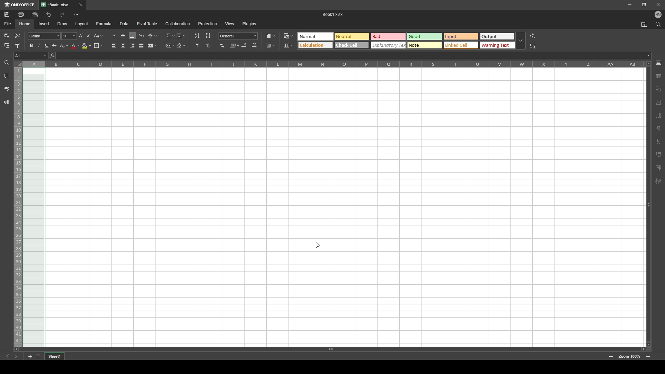 The height and width of the screenshot is (374, 665). Describe the element at coordinates (17, 45) in the screenshot. I see `copy style` at that location.